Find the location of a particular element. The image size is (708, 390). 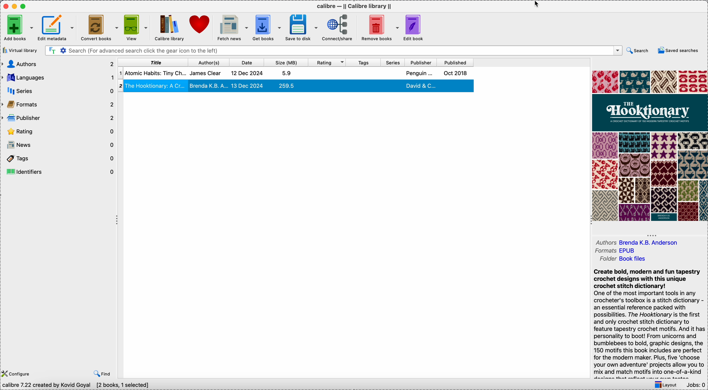

connect/share is located at coordinates (339, 28).